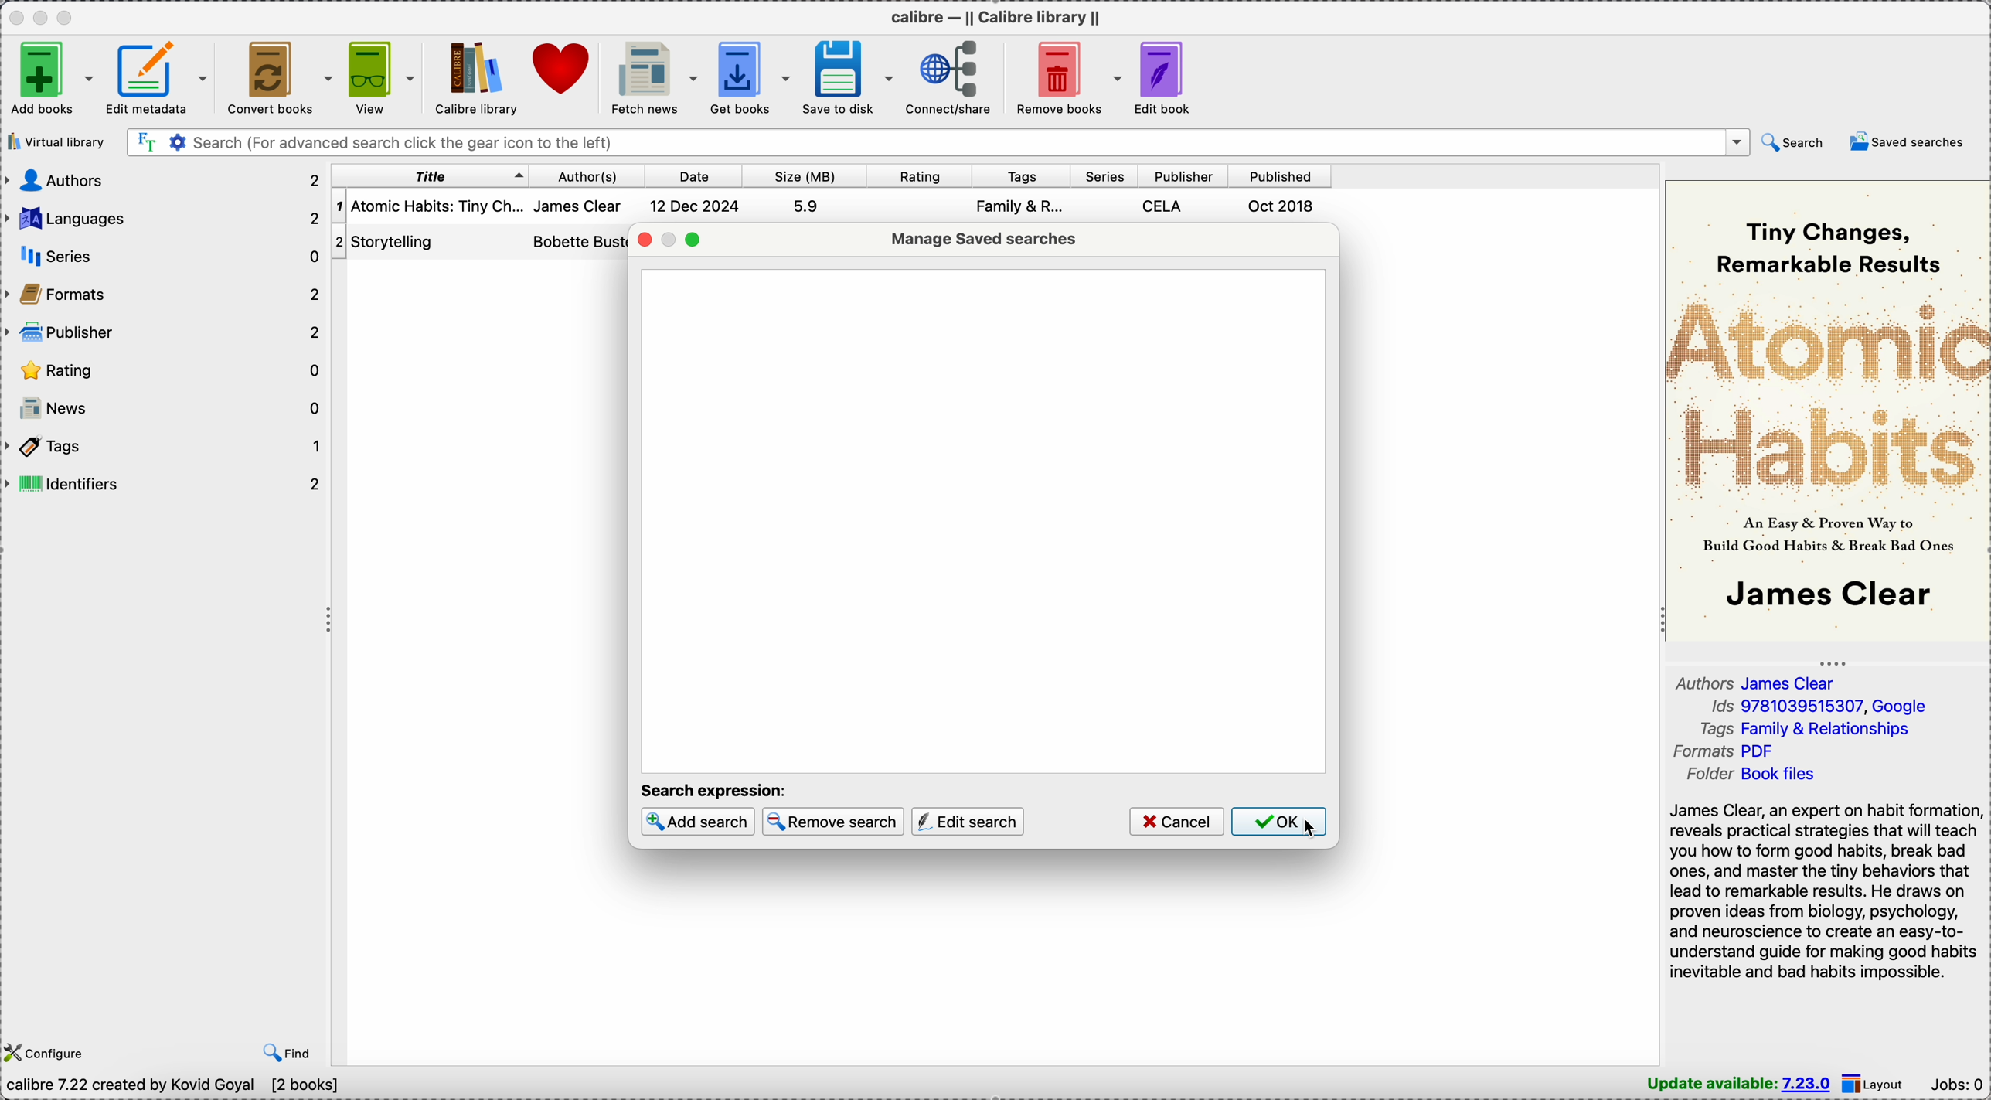 The image size is (1991, 1100). What do you see at coordinates (1281, 206) in the screenshot?
I see `oct 2018` at bounding box center [1281, 206].